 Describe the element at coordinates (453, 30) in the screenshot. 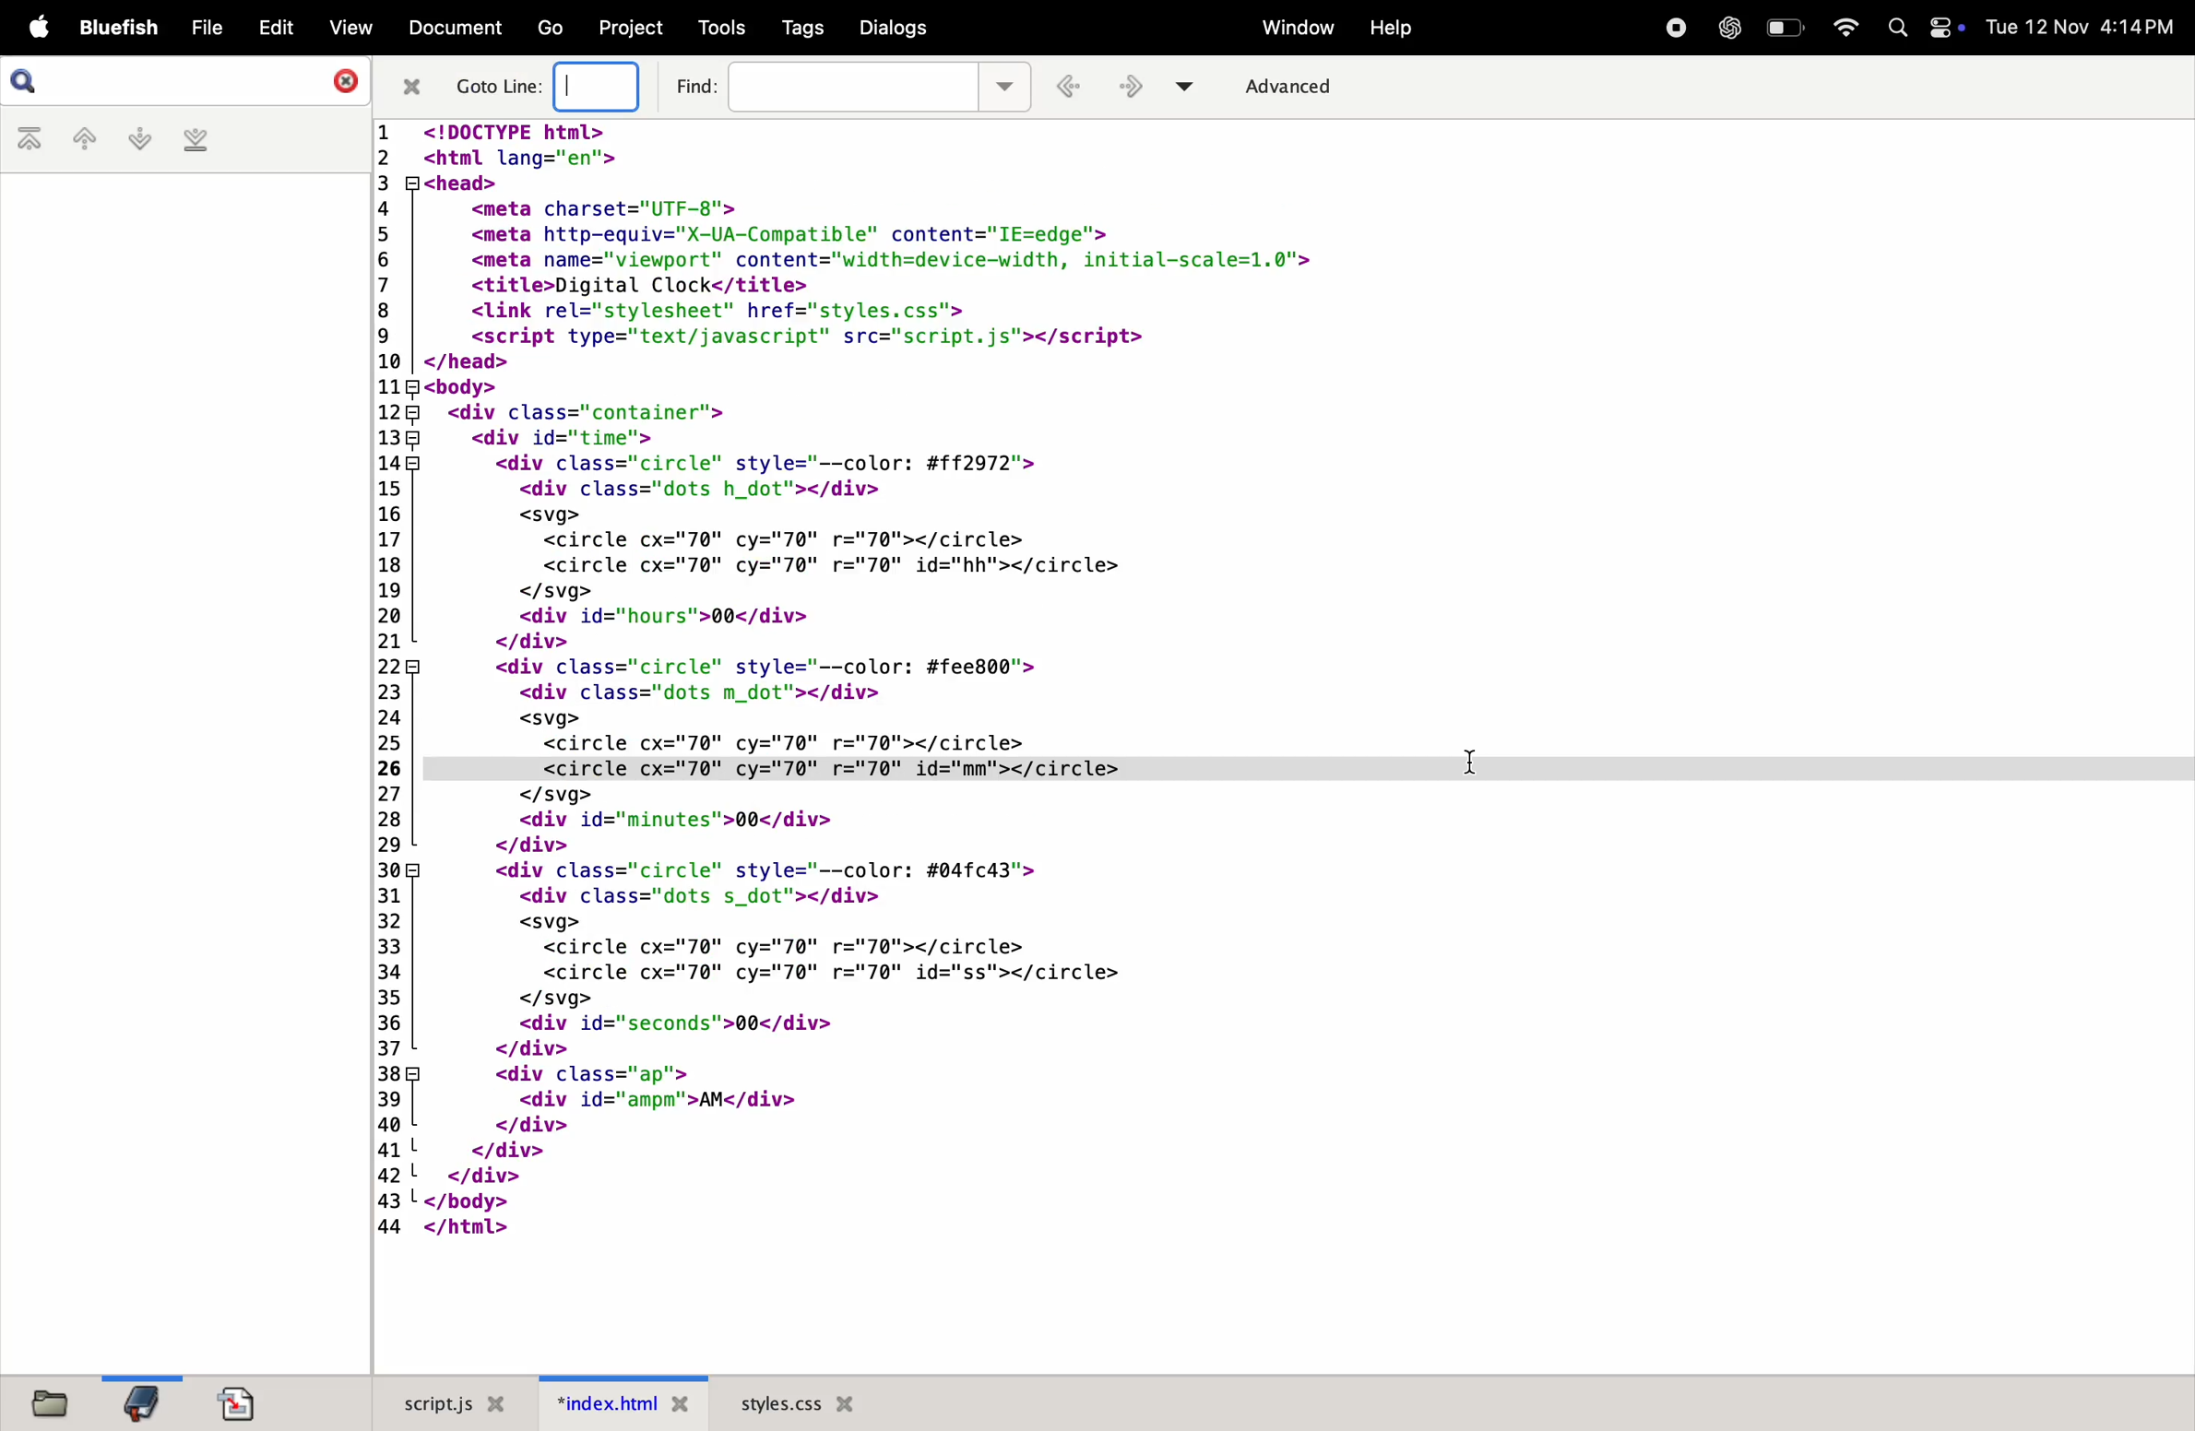

I see `document` at that location.